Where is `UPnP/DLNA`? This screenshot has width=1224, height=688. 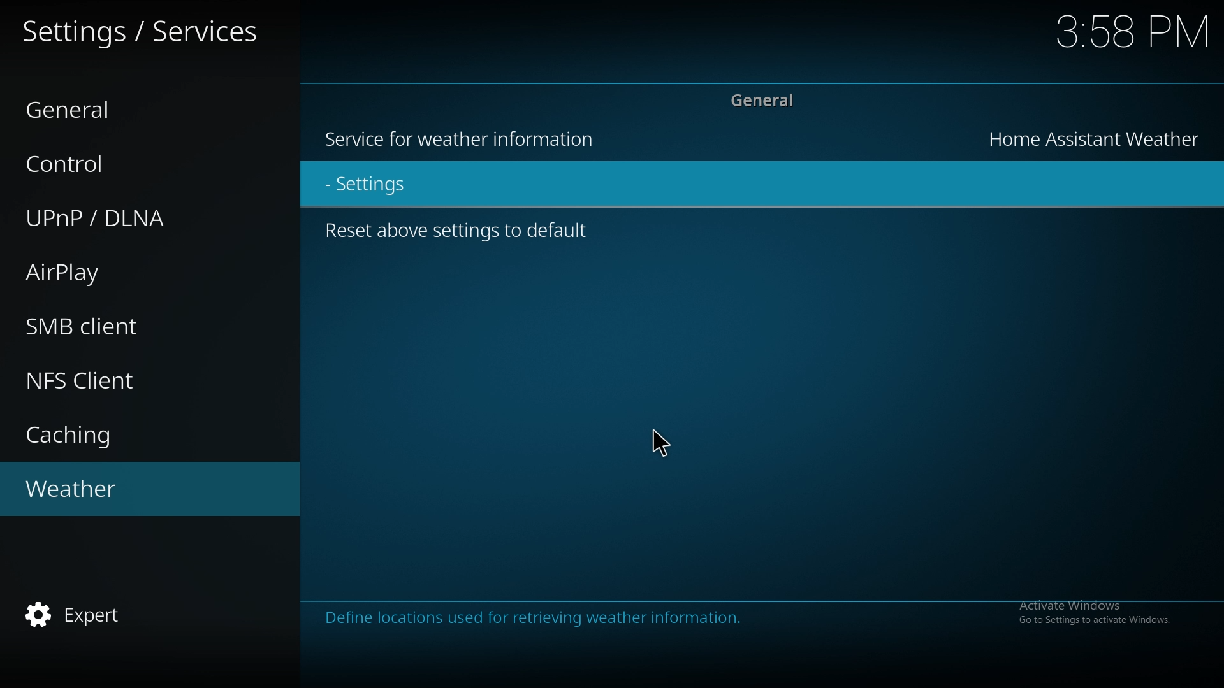
UPnP/DLNA is located at coordinates (123, 222).